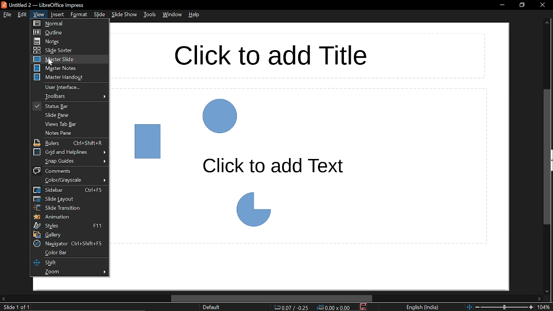  Describe the element at coordinates (69, 152) in the screenshot. I see `Grid and helplines` at that location.